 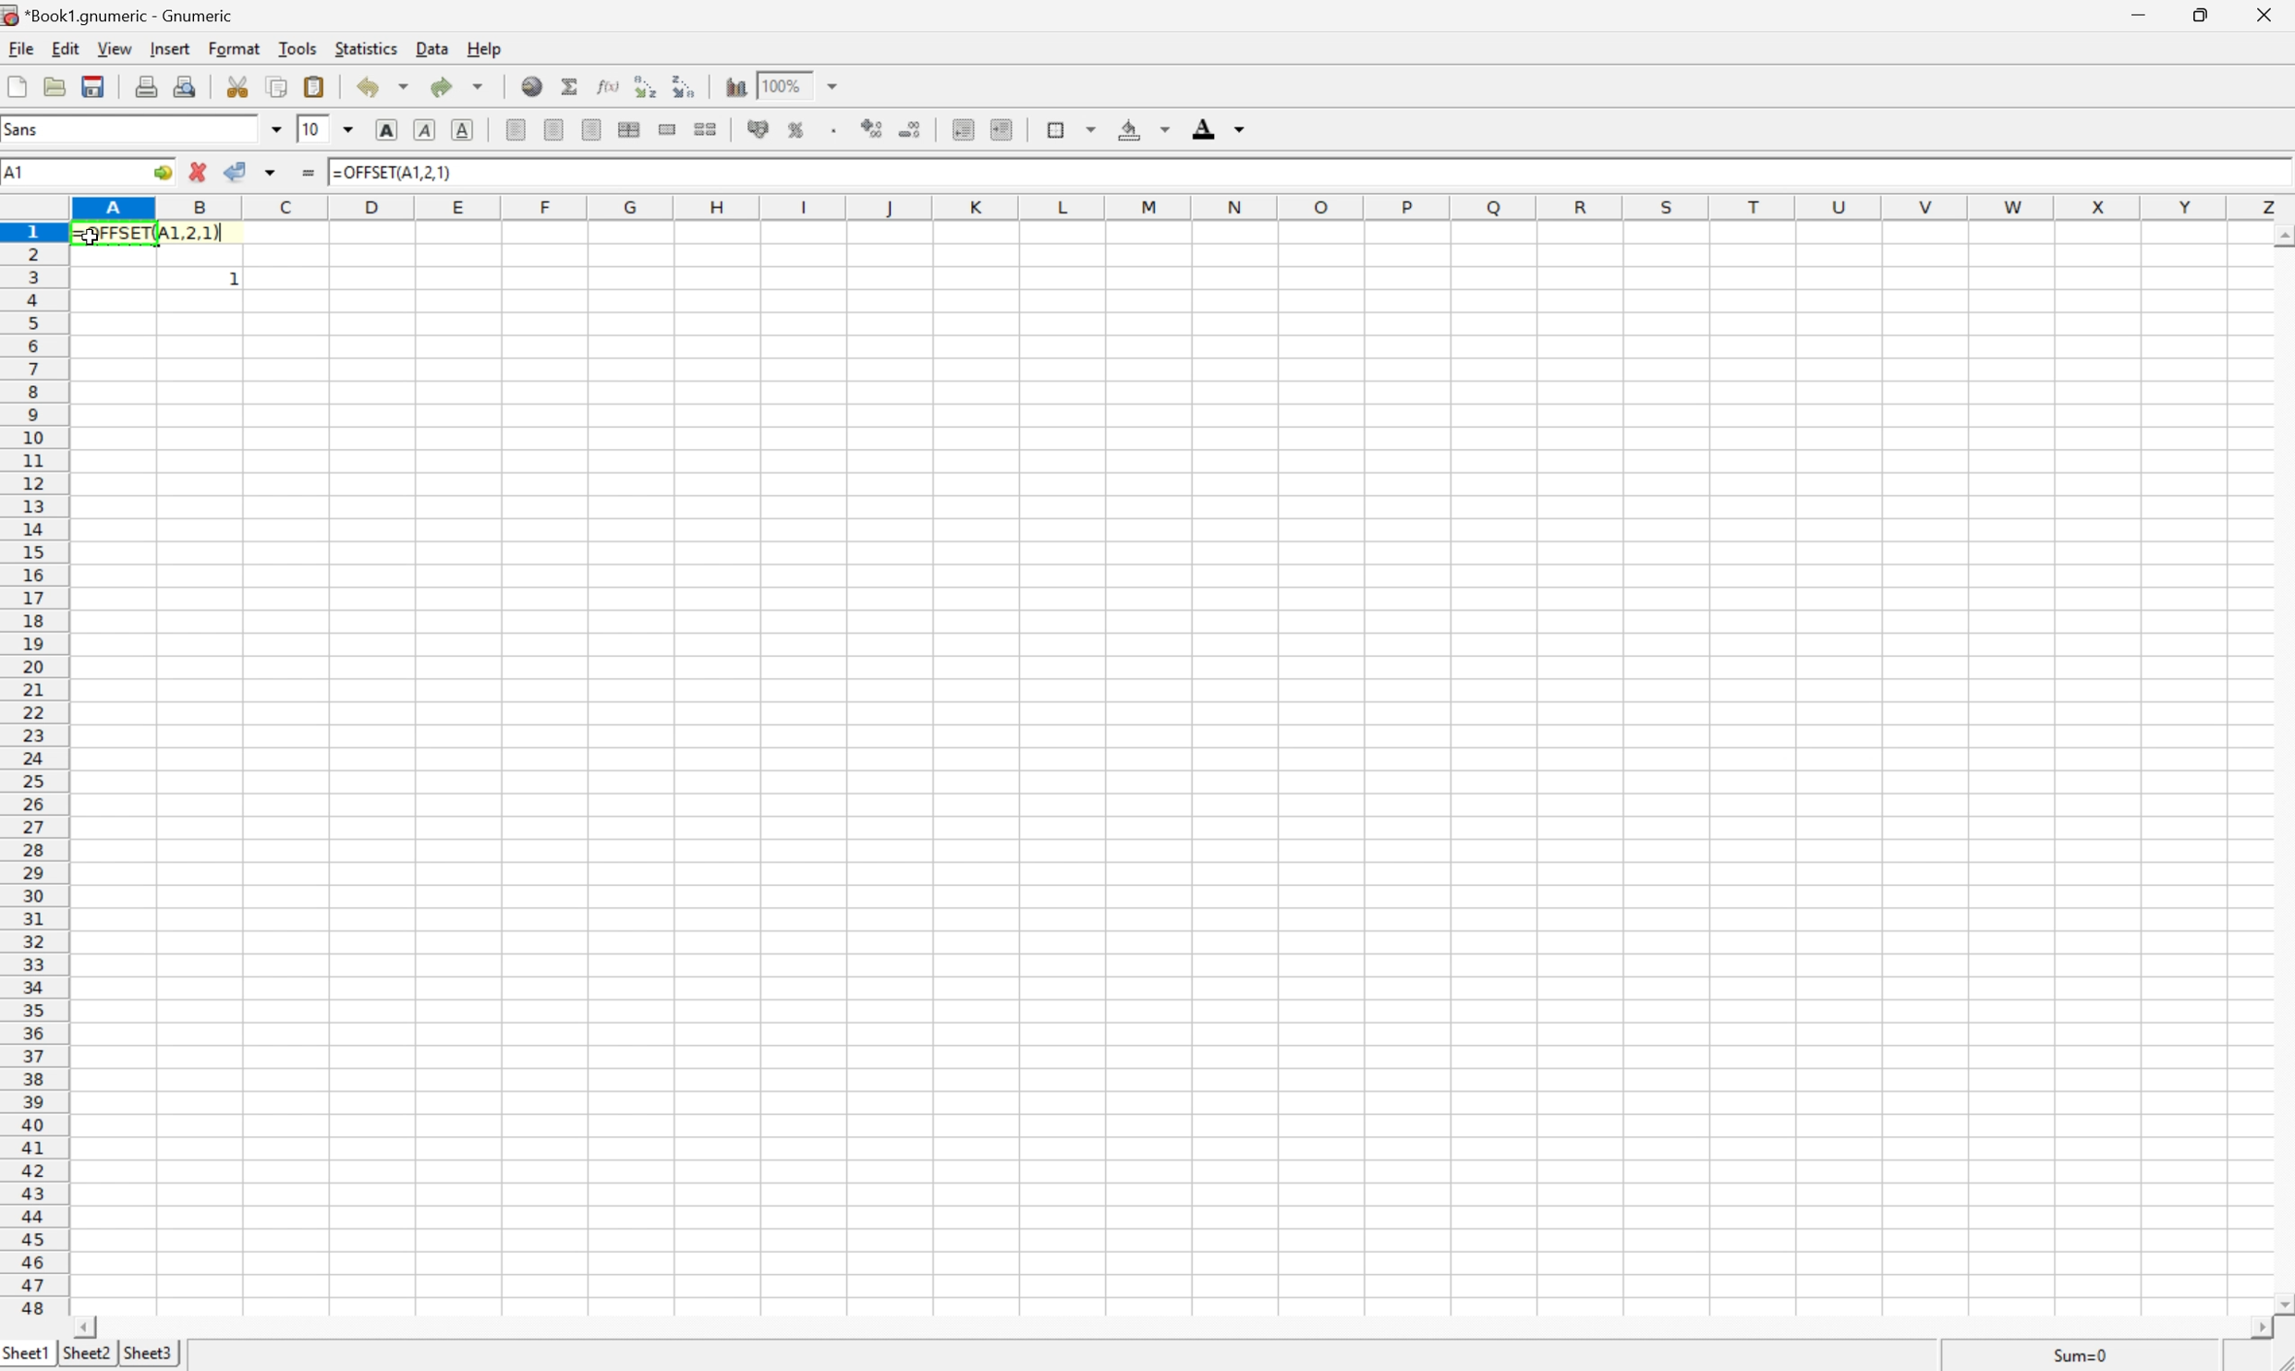 I want to click on Column names, so click(x=1183, y=212).